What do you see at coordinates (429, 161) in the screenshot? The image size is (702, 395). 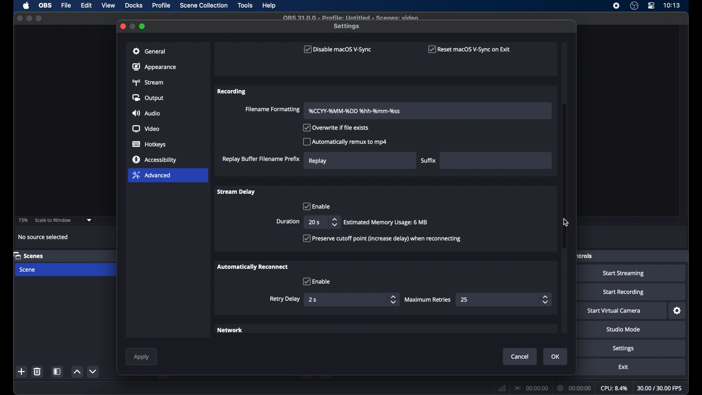 I see `suffix` at bounding box center [429, 161].